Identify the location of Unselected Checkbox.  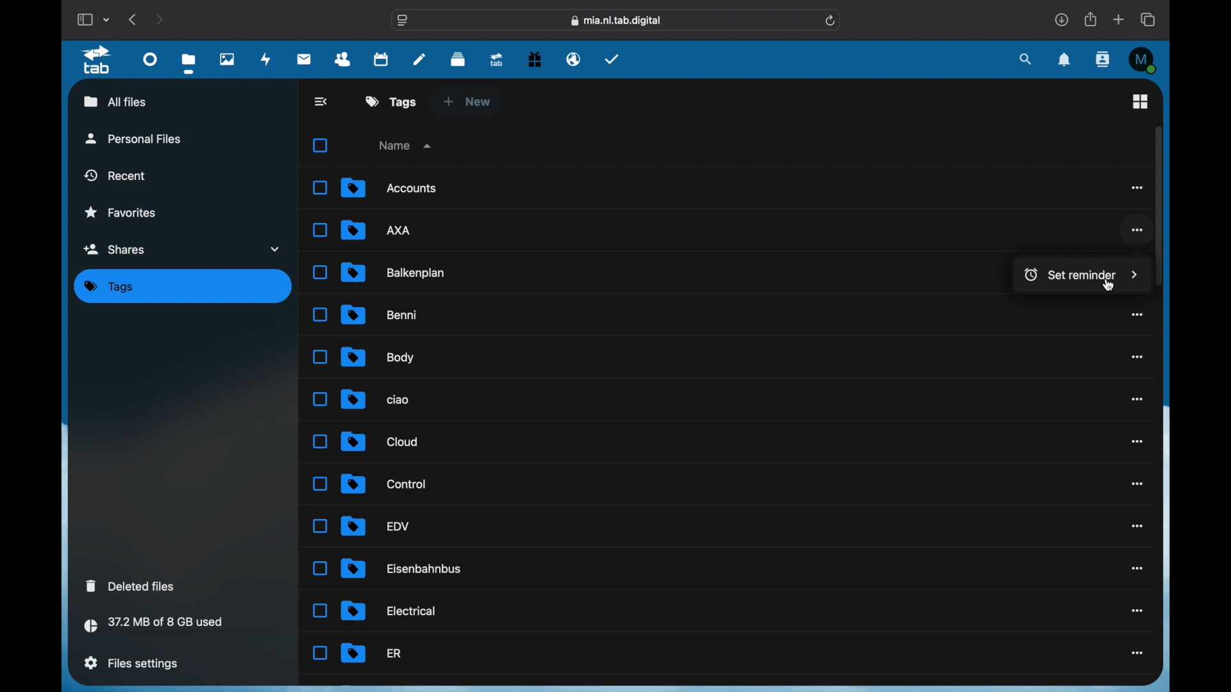
(319, 526).